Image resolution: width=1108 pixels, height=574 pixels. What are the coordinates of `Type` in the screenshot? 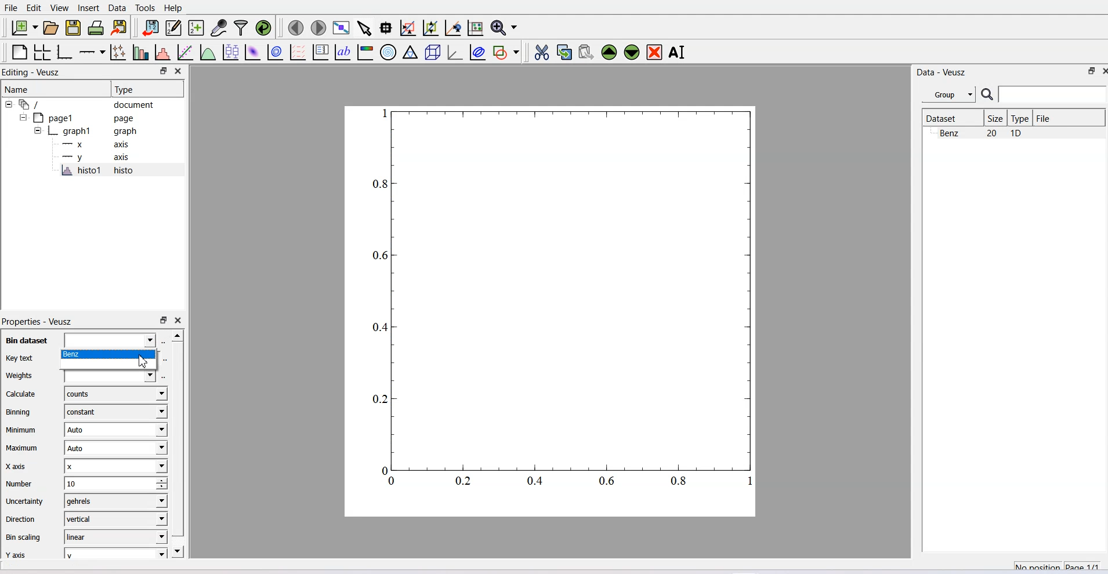 It's located at (1021, 118).